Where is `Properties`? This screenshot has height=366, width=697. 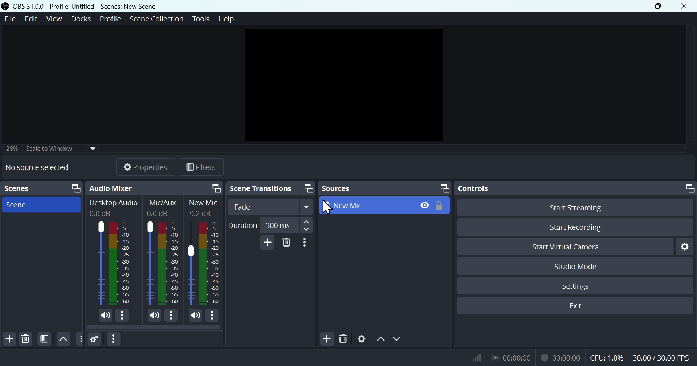
Properties is located at coordinates (144, 168).